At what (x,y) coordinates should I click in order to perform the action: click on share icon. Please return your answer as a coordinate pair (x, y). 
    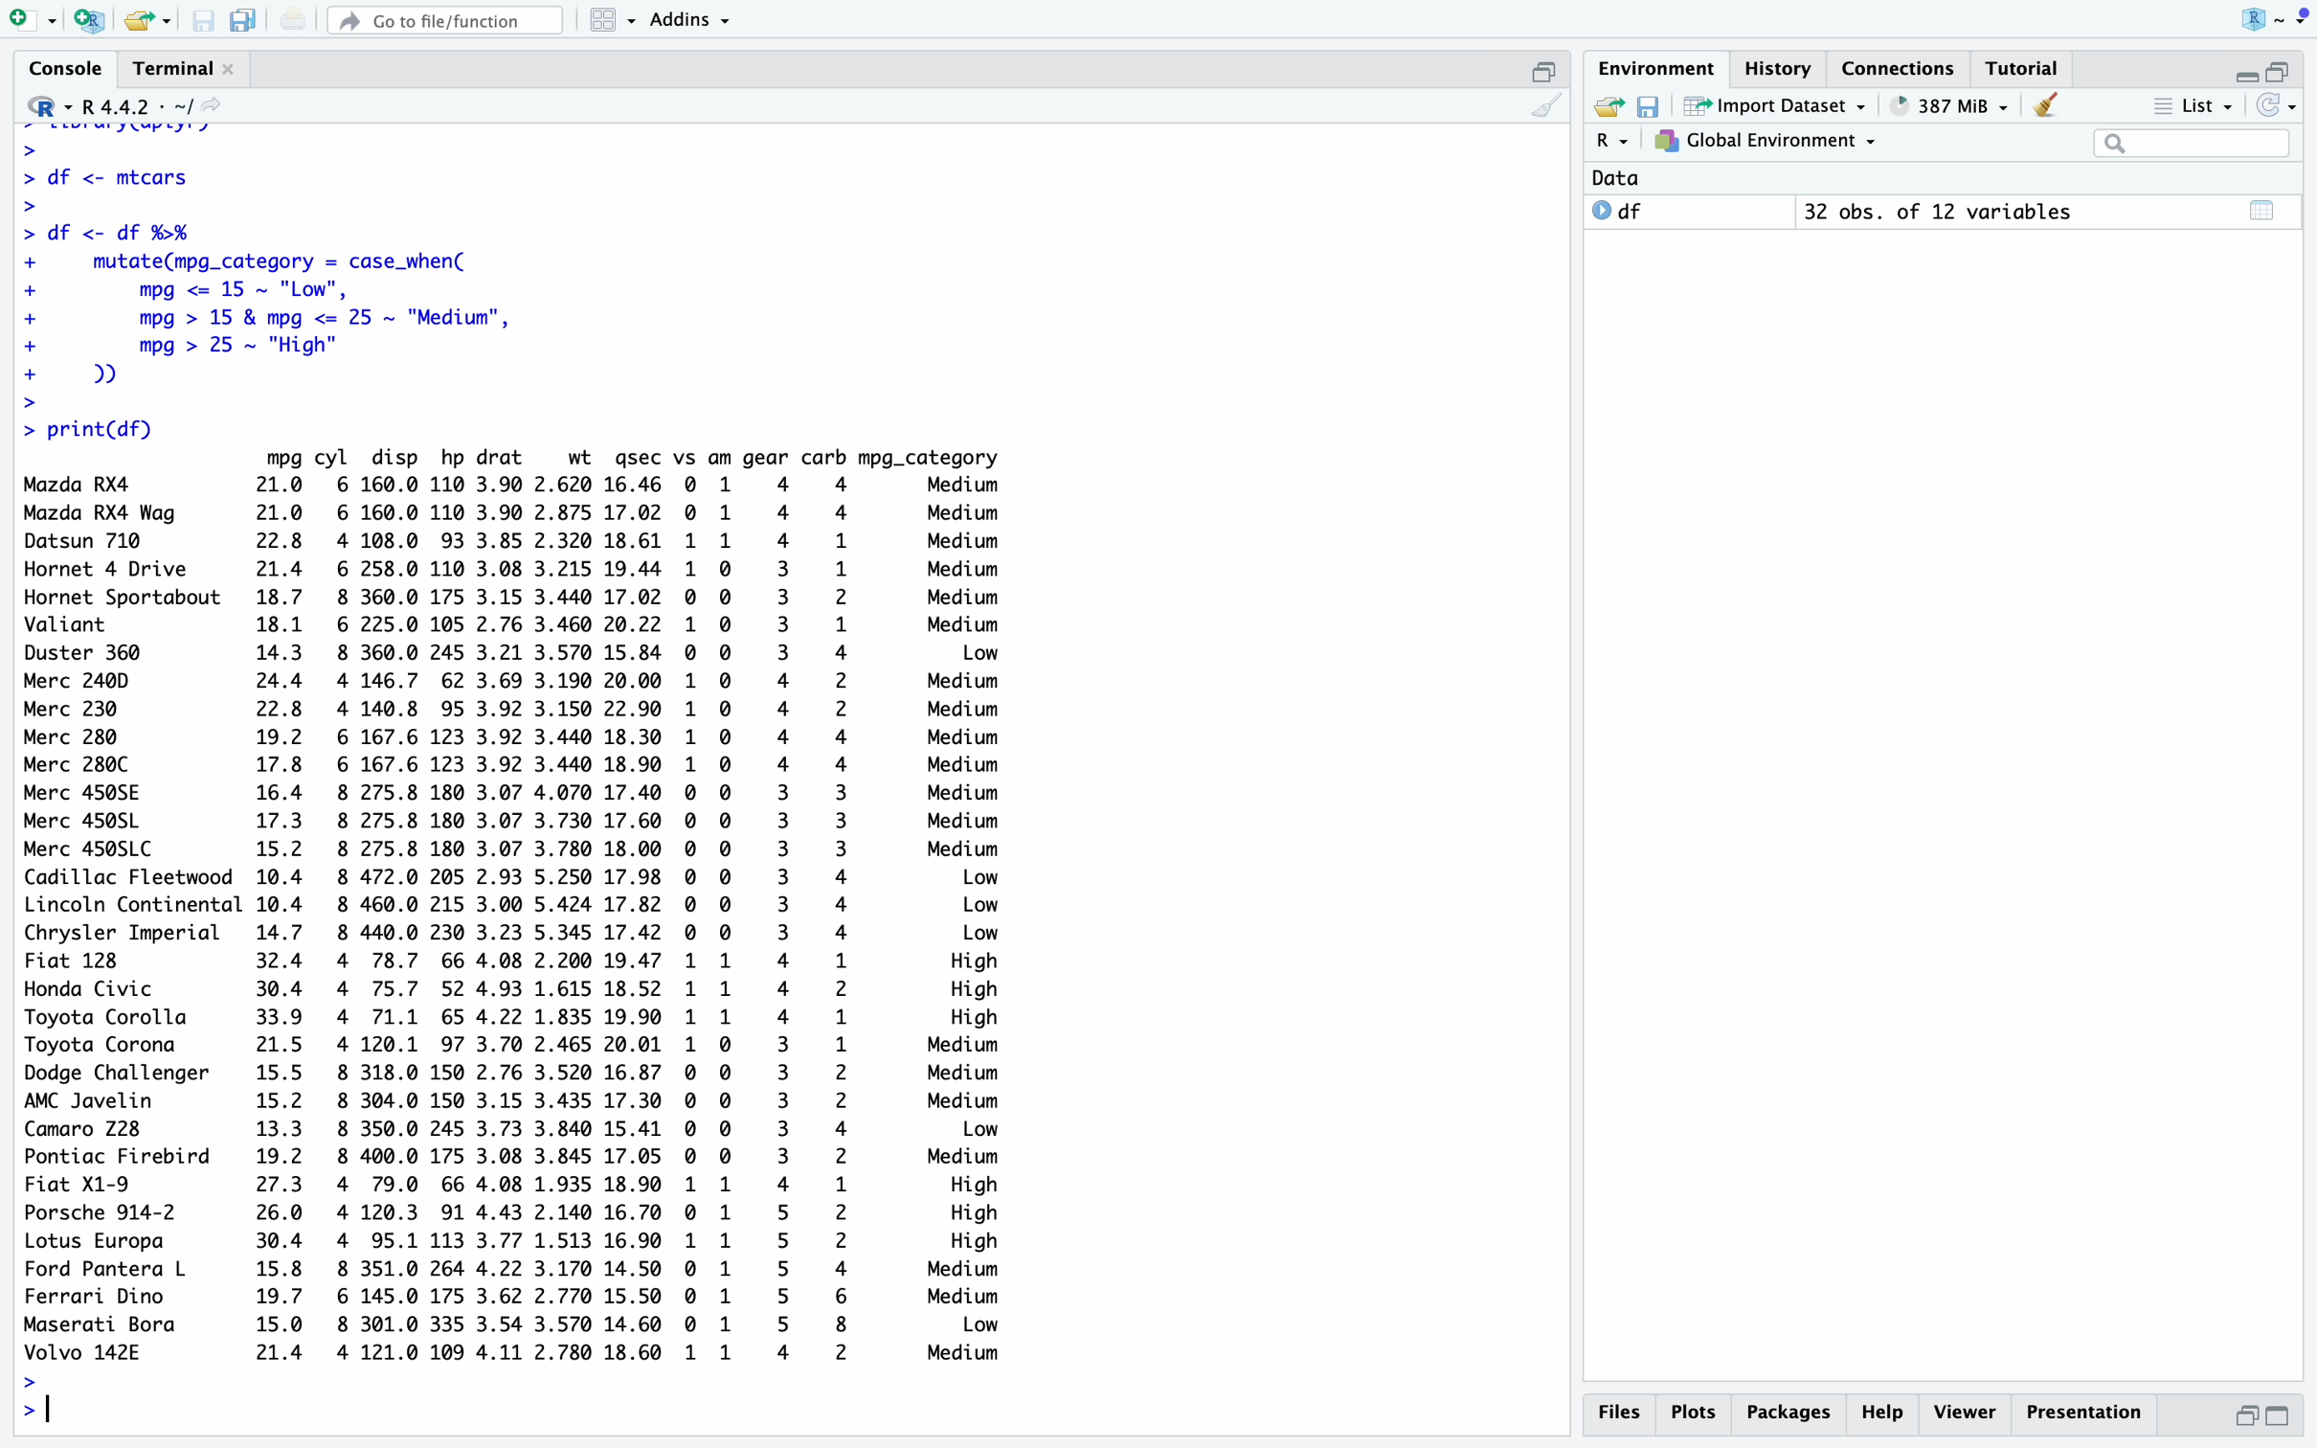
    Looking at the image, I should click on (214, 105).